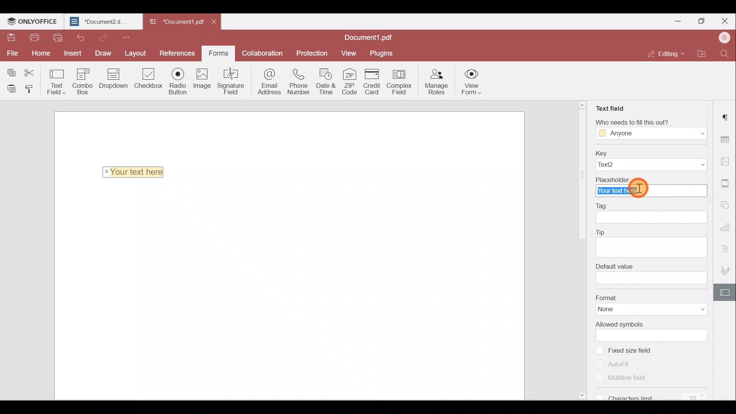 This screenshot has width=736, height=414. I want to click on Text2, so click(618, 165).